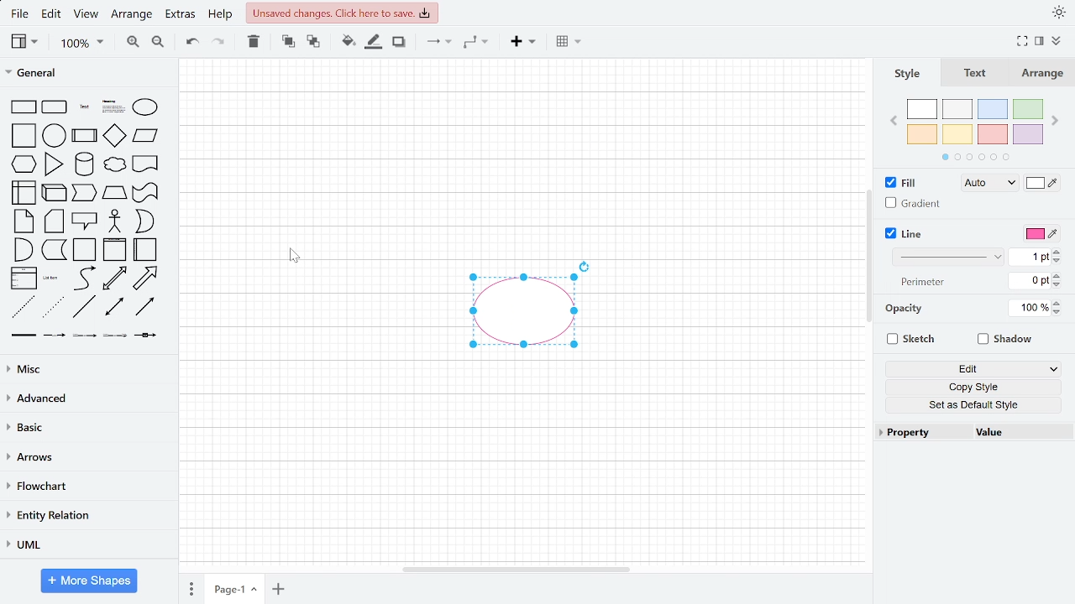  What do you see at coordinates (976, 158) in the screenshot?
I see `pages in color` at bounding box center [976, 158].